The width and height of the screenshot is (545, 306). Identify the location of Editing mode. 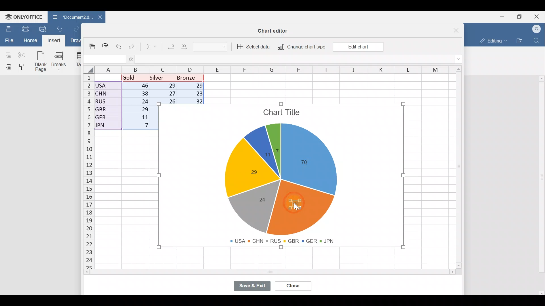
(492, 40).